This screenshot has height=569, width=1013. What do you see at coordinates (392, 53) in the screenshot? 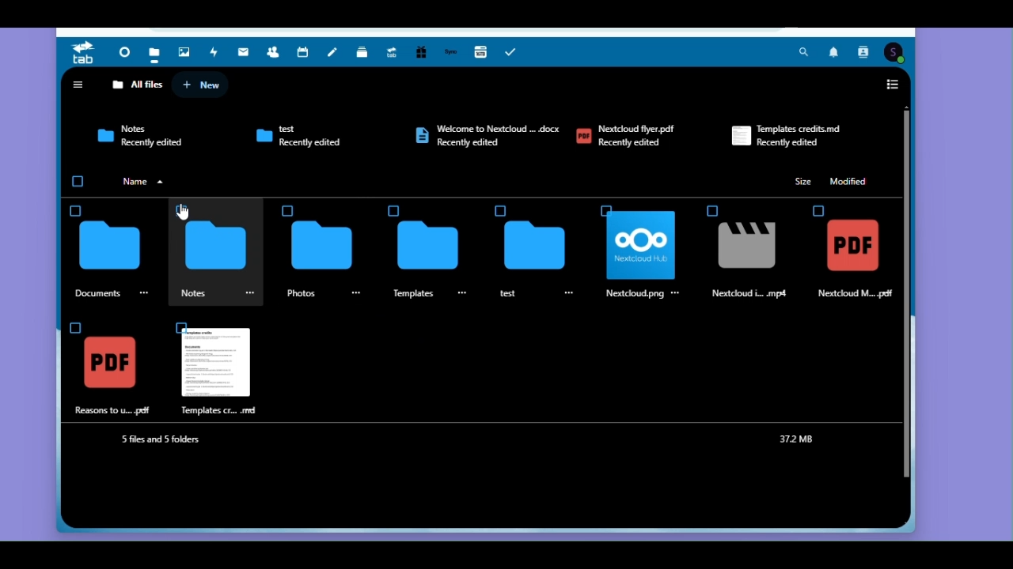
I see `Upgrade` at bounding box center [392, 53].